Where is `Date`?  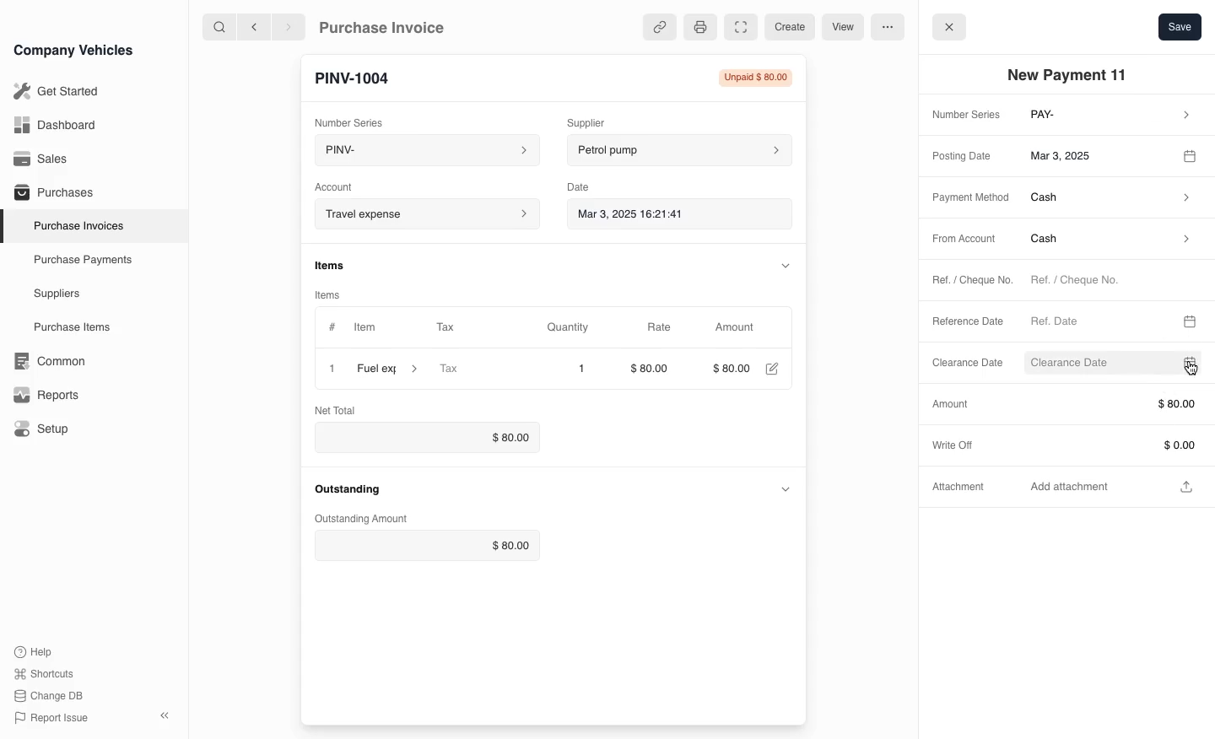
Date is located at coordinates (586, 184).